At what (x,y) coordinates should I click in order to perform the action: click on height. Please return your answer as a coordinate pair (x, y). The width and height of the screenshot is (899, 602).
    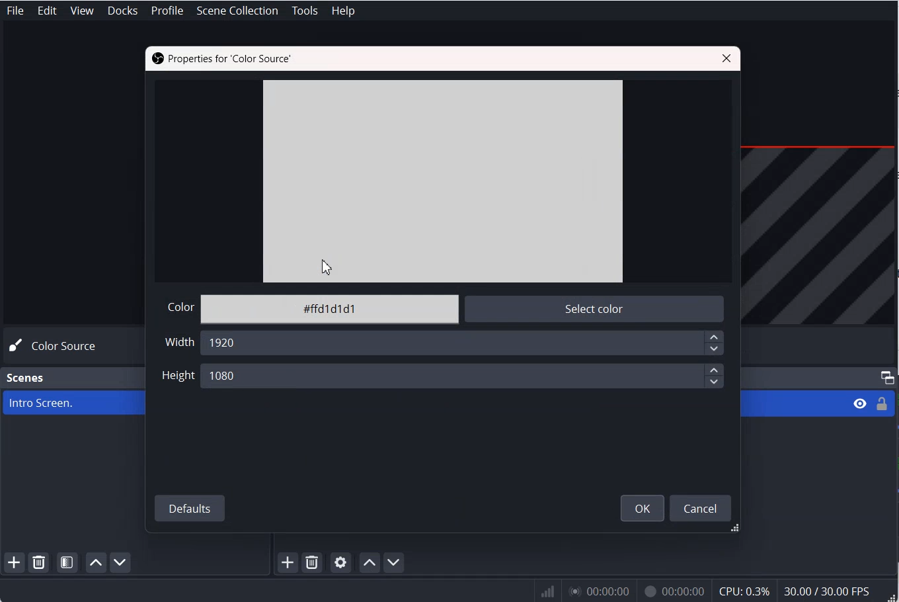
    Looking at the image, I should click on (176, 376).